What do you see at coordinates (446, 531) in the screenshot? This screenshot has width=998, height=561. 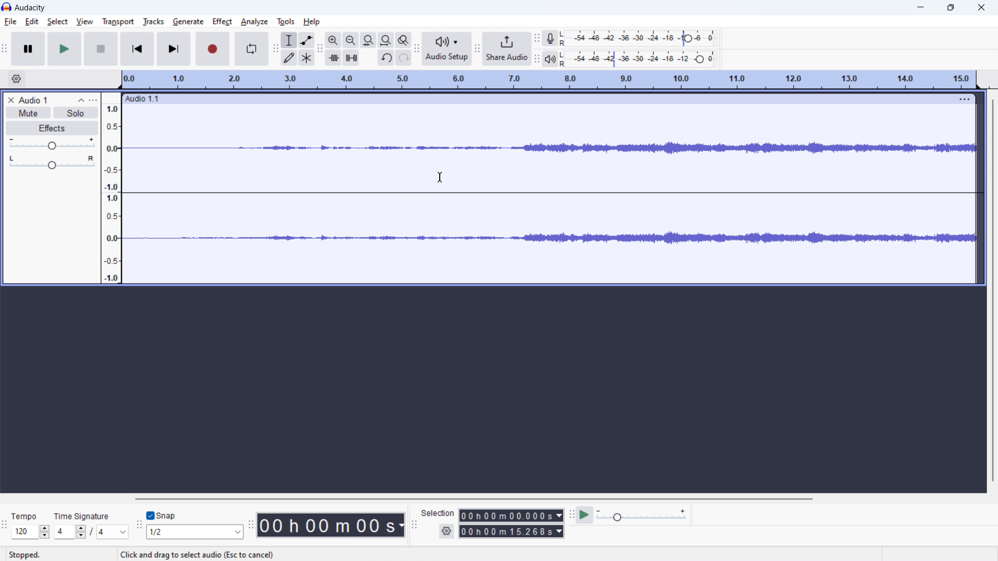 I see `settings` at bounding box center [446, 531].